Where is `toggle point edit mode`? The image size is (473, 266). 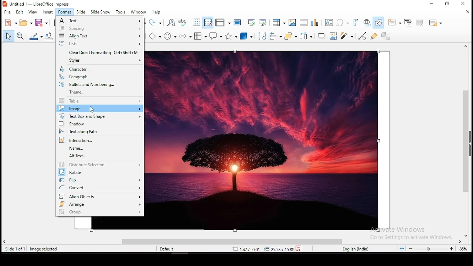
toggle point edit mode is located at coordinates (362, 36).